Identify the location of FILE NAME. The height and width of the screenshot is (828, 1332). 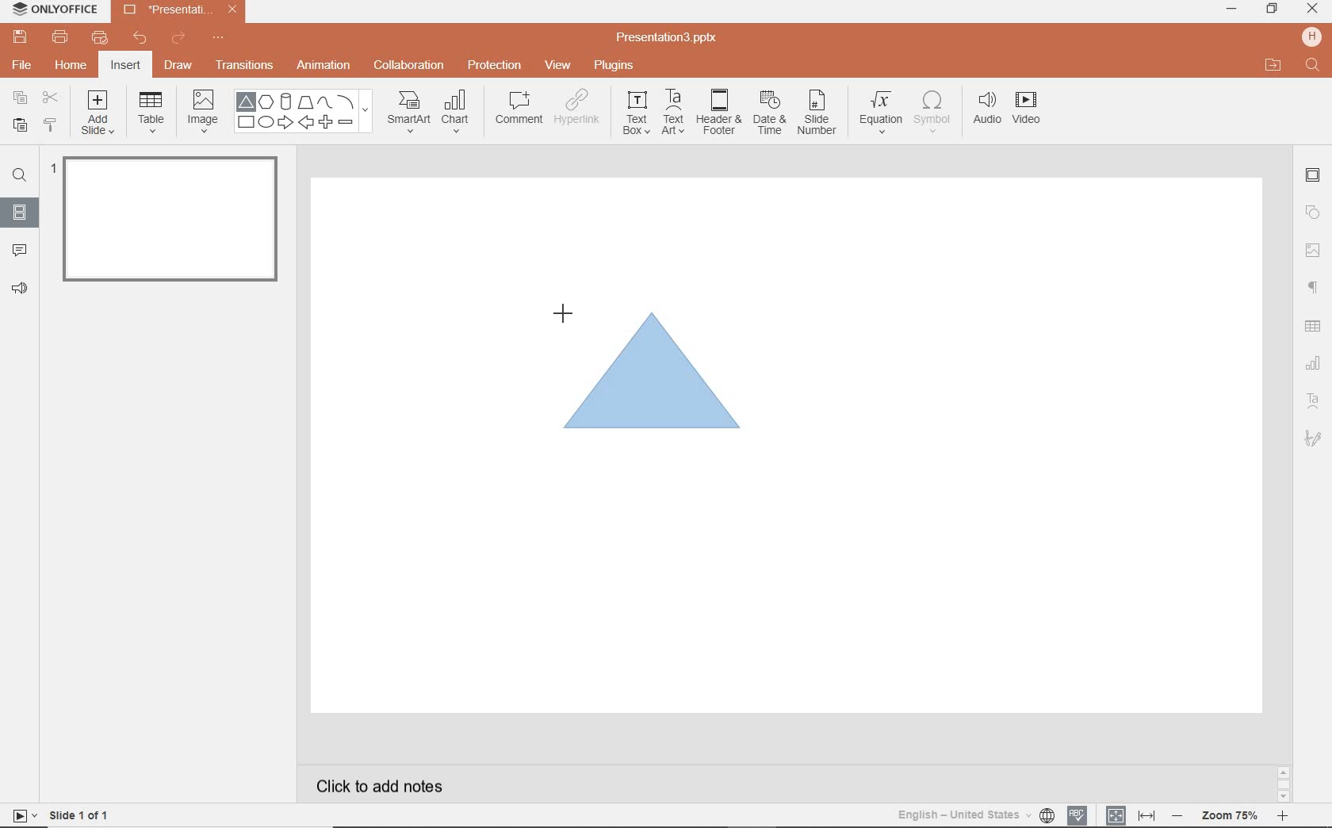
(669, 38).